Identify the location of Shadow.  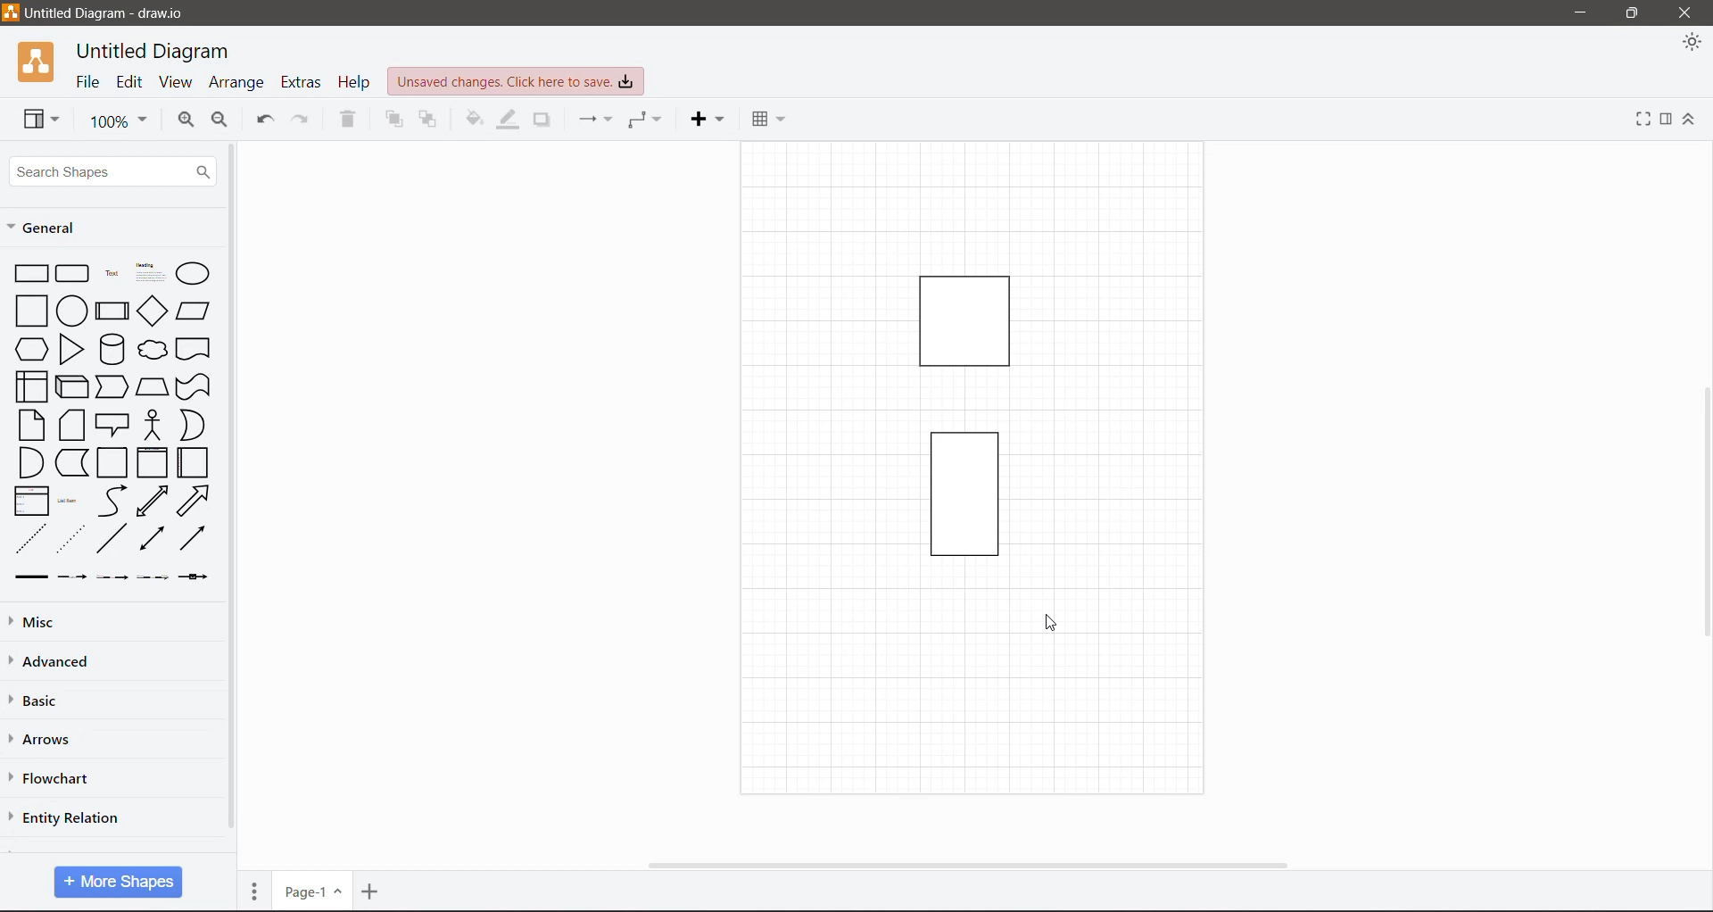
(541, 122).